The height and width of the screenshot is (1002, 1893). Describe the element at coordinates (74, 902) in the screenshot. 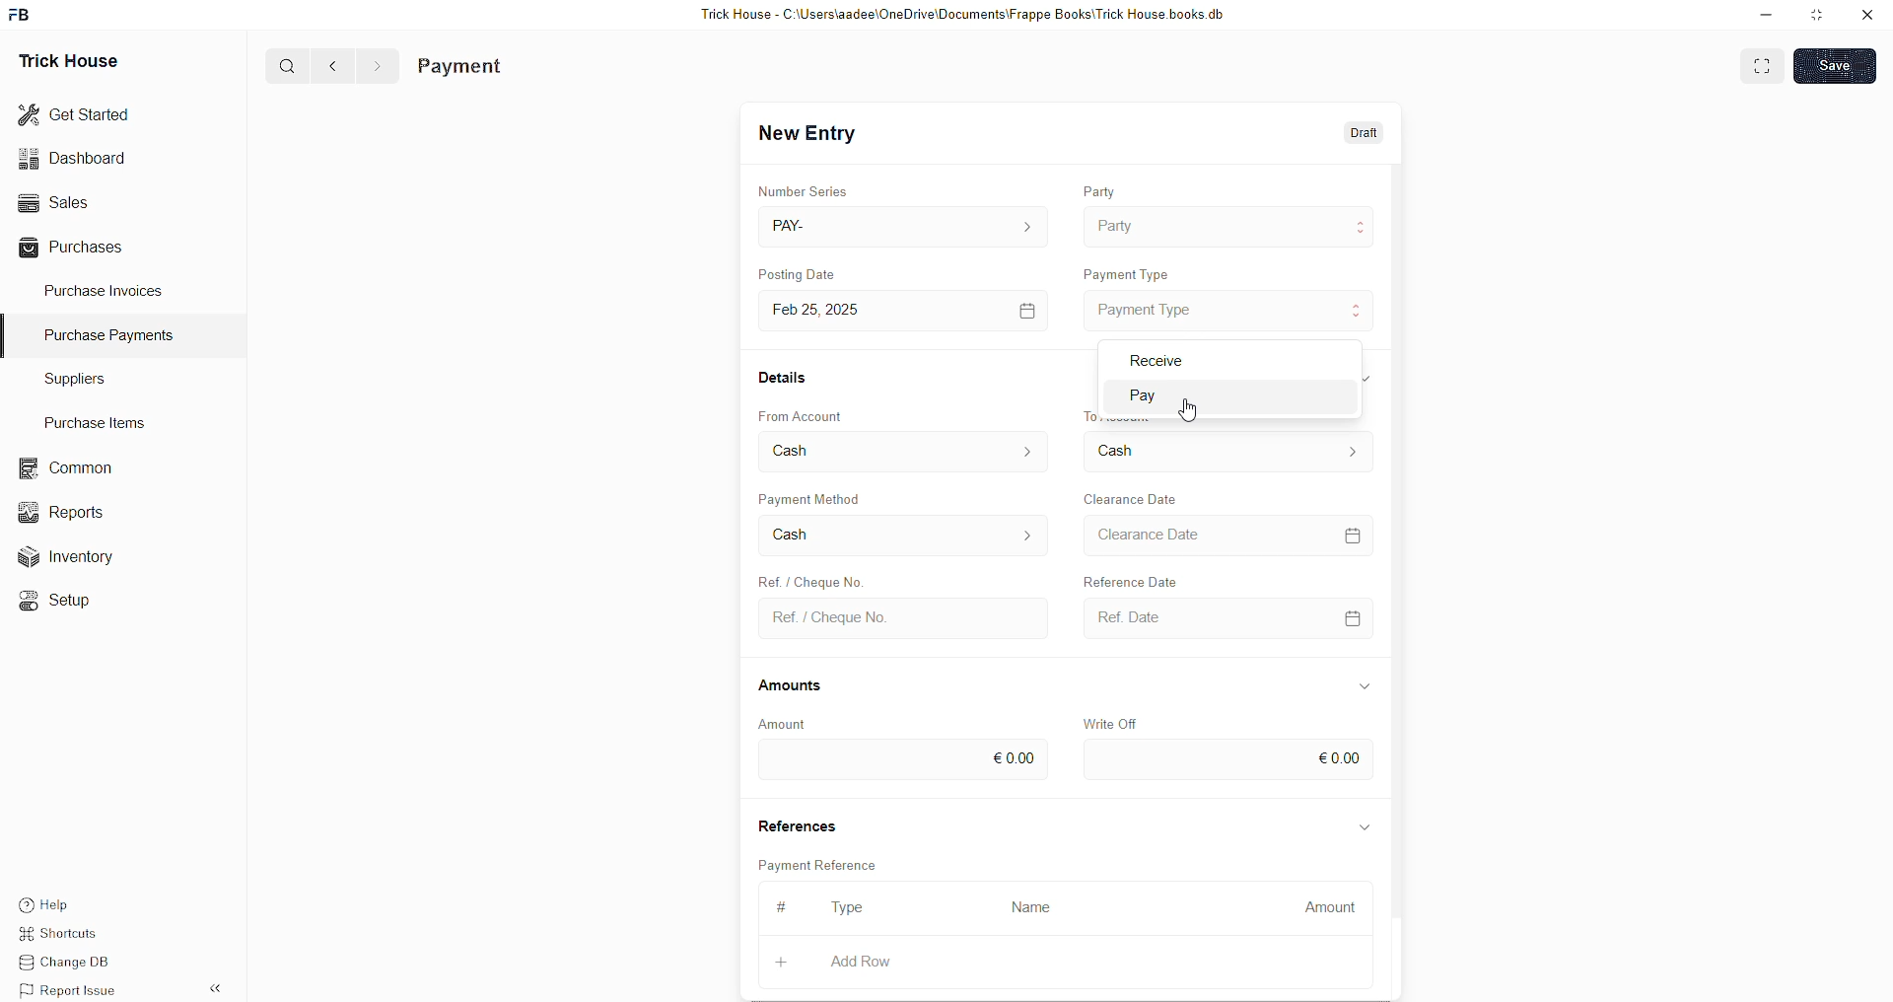

I see ` Help` at that location.